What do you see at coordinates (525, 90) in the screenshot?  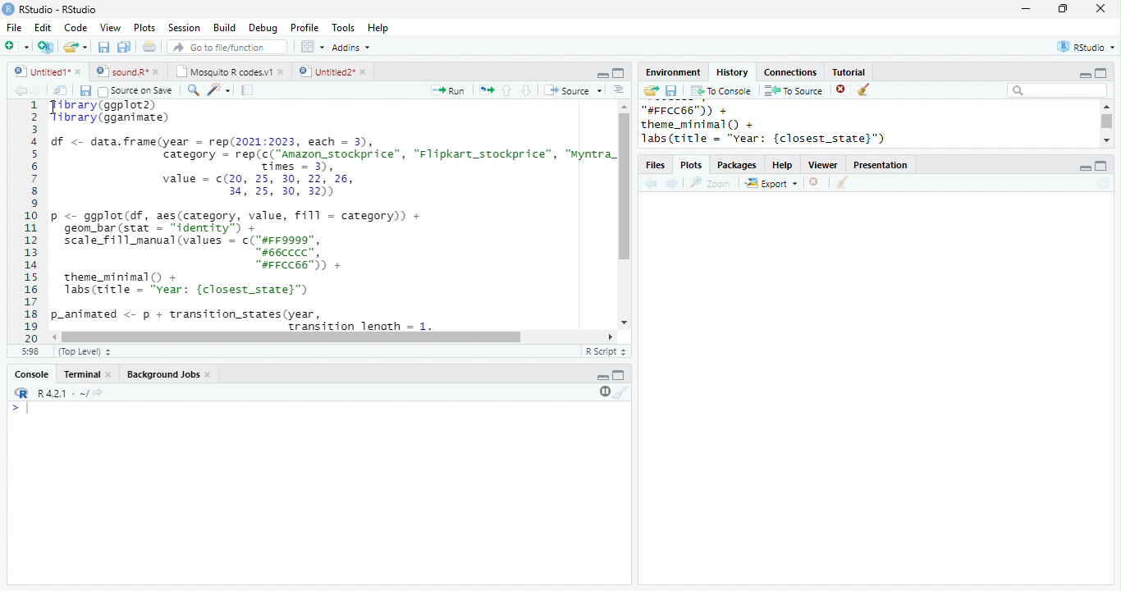 I see `down` at bounding box center [525, 90].